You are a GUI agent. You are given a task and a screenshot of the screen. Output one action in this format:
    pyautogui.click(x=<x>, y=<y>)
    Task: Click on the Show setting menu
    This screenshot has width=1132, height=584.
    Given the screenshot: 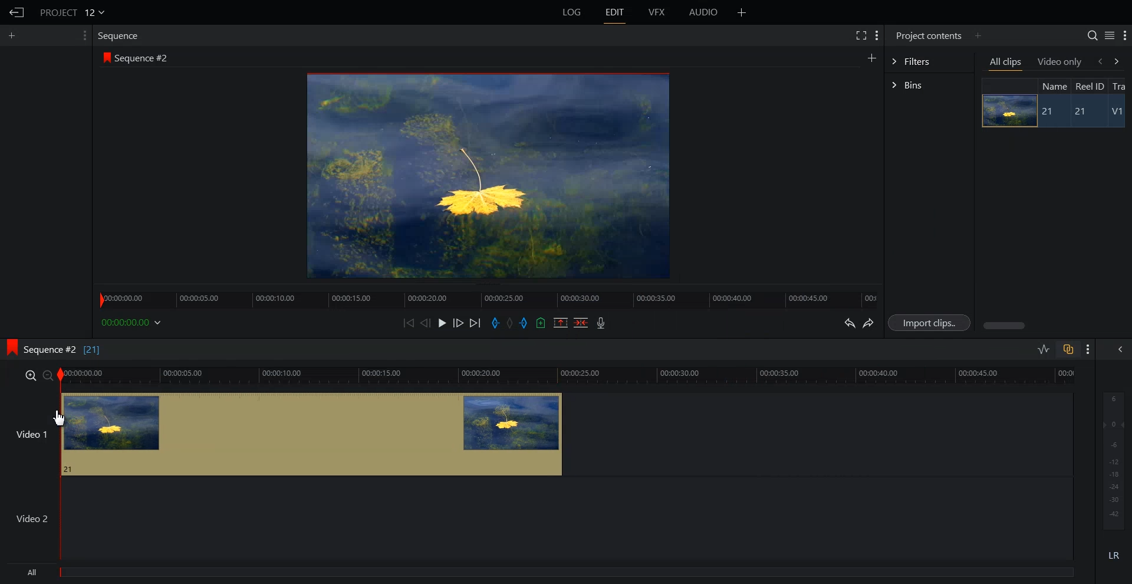 What is the action you would take?
    pyautogui.click(x=1125, y=36)
    